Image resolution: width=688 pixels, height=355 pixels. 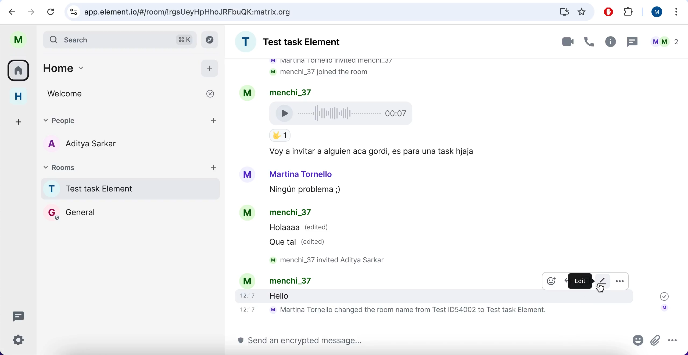 What do you see at coordinates (406, 311) in the screenshot?
I see `text` at bounding box center [406, 311].